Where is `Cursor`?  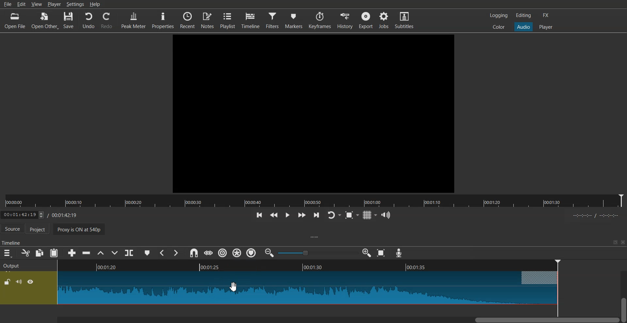 Cursor is located at coordinates (234, 287).